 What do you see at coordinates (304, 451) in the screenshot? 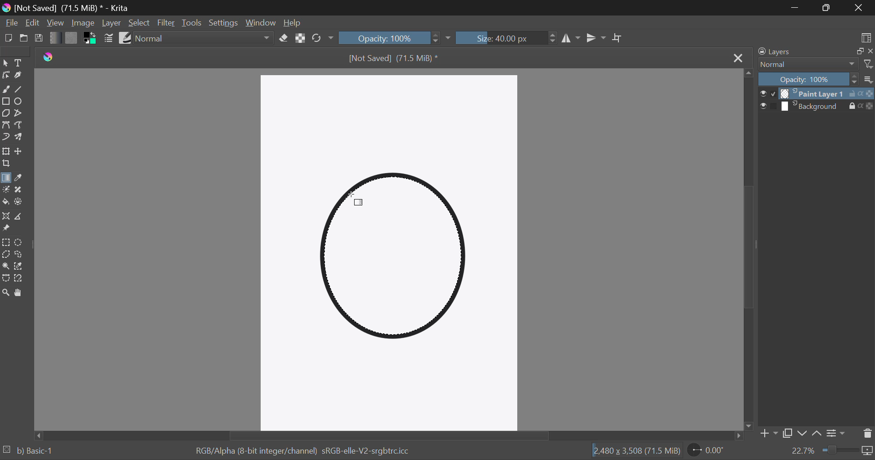
I see `RGB/Alpha (8-bit integer/channel) sRGB-elle-V2-srgbtrc.icc` at bounding box center [304, 451].